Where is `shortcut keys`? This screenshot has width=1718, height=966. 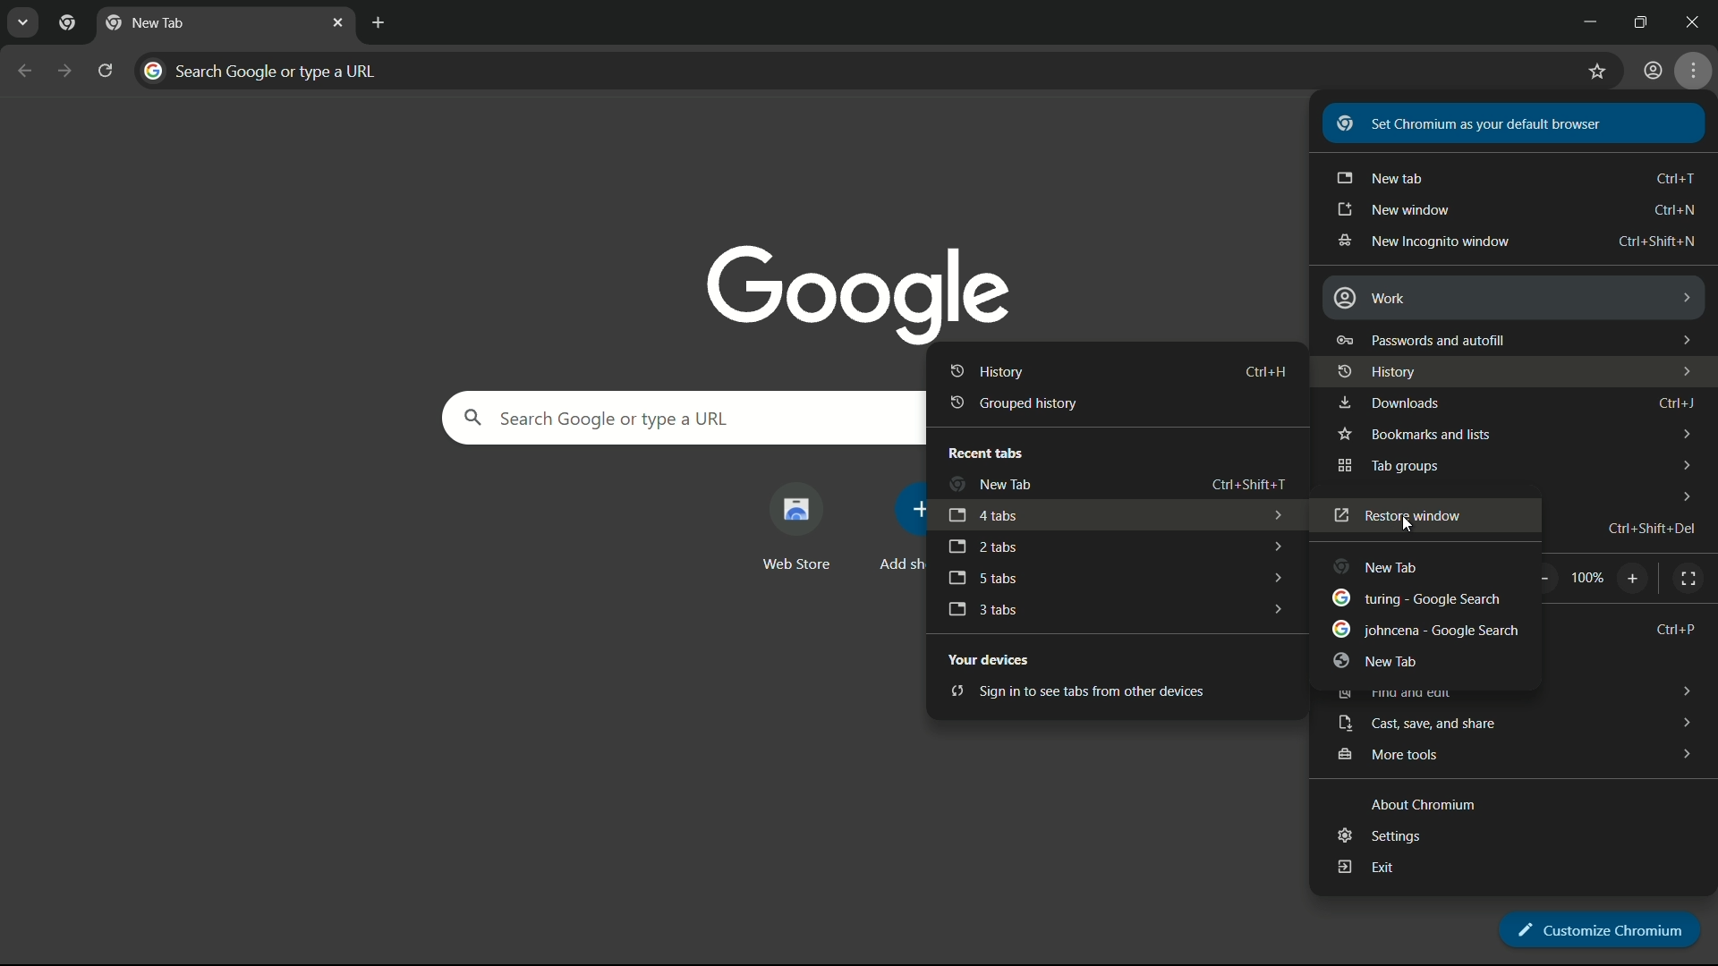 shortcut keys is located at coordinates (1675, 178).